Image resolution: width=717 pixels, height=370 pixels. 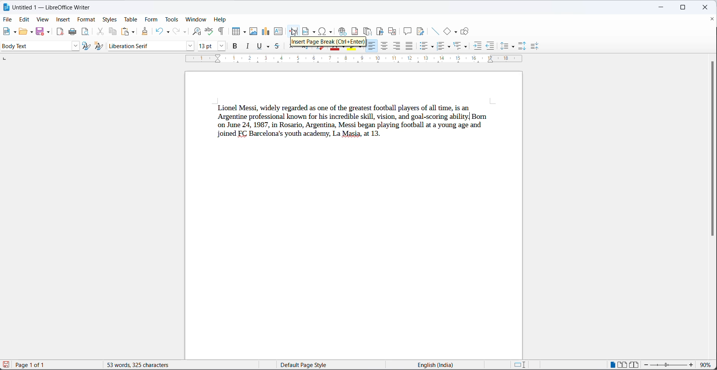 What do you see at coordinates (478, 45) in the screenshot?
I see `increase indent` at bounding box center [478, 45].